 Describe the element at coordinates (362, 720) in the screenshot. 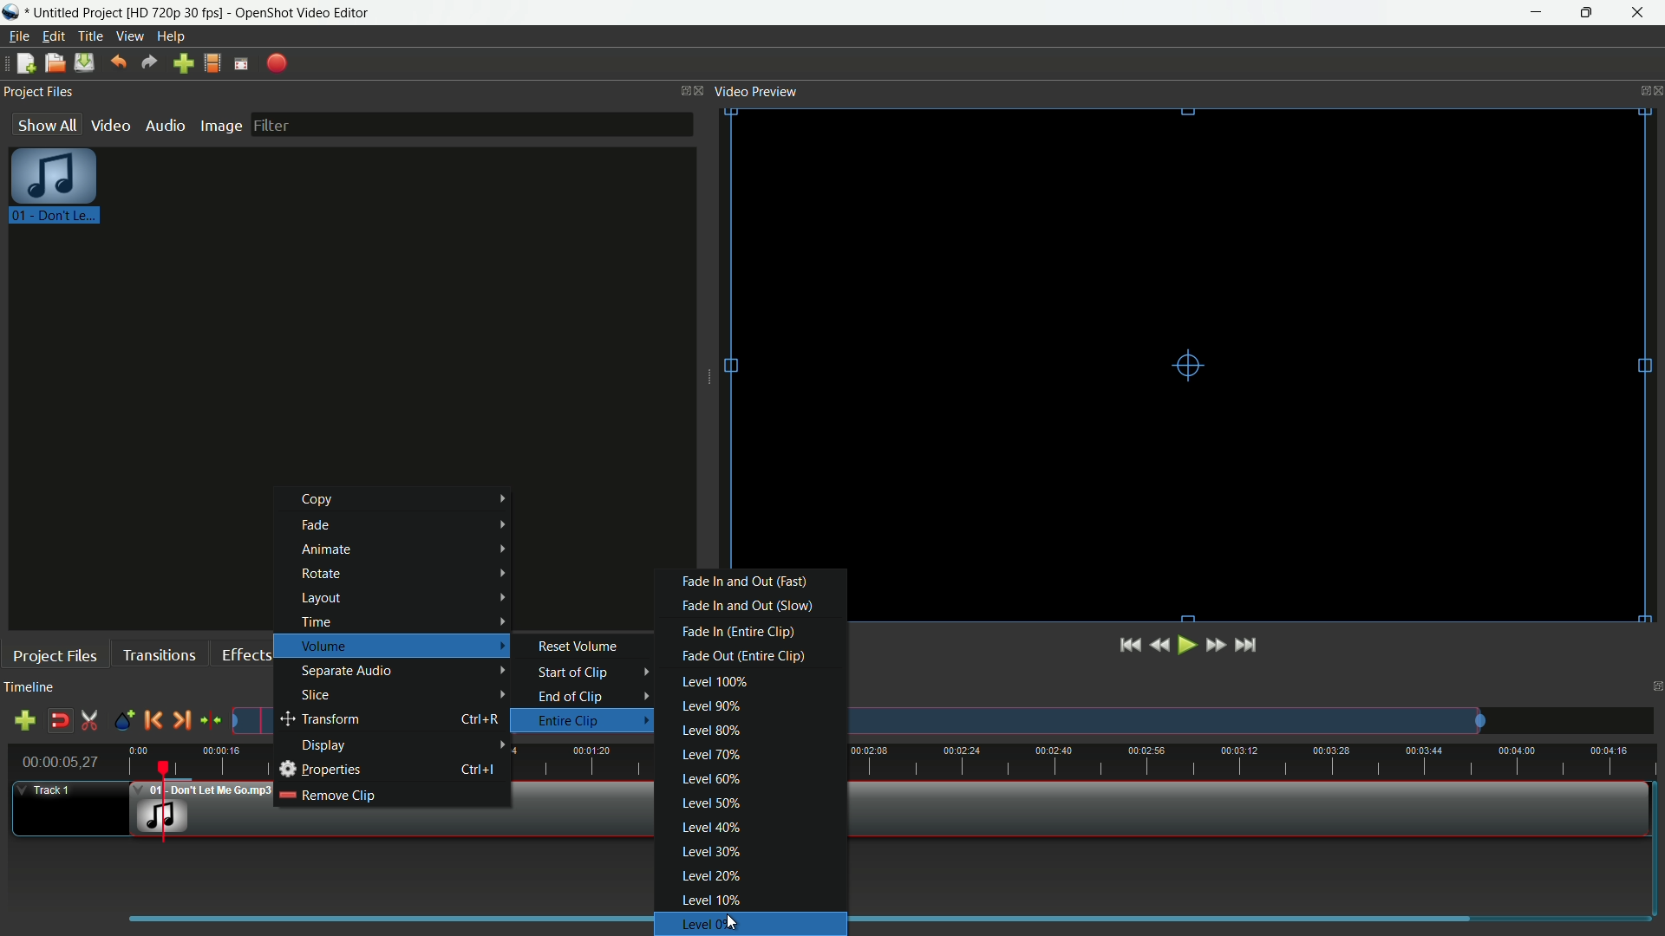

I see `transform` at that location.